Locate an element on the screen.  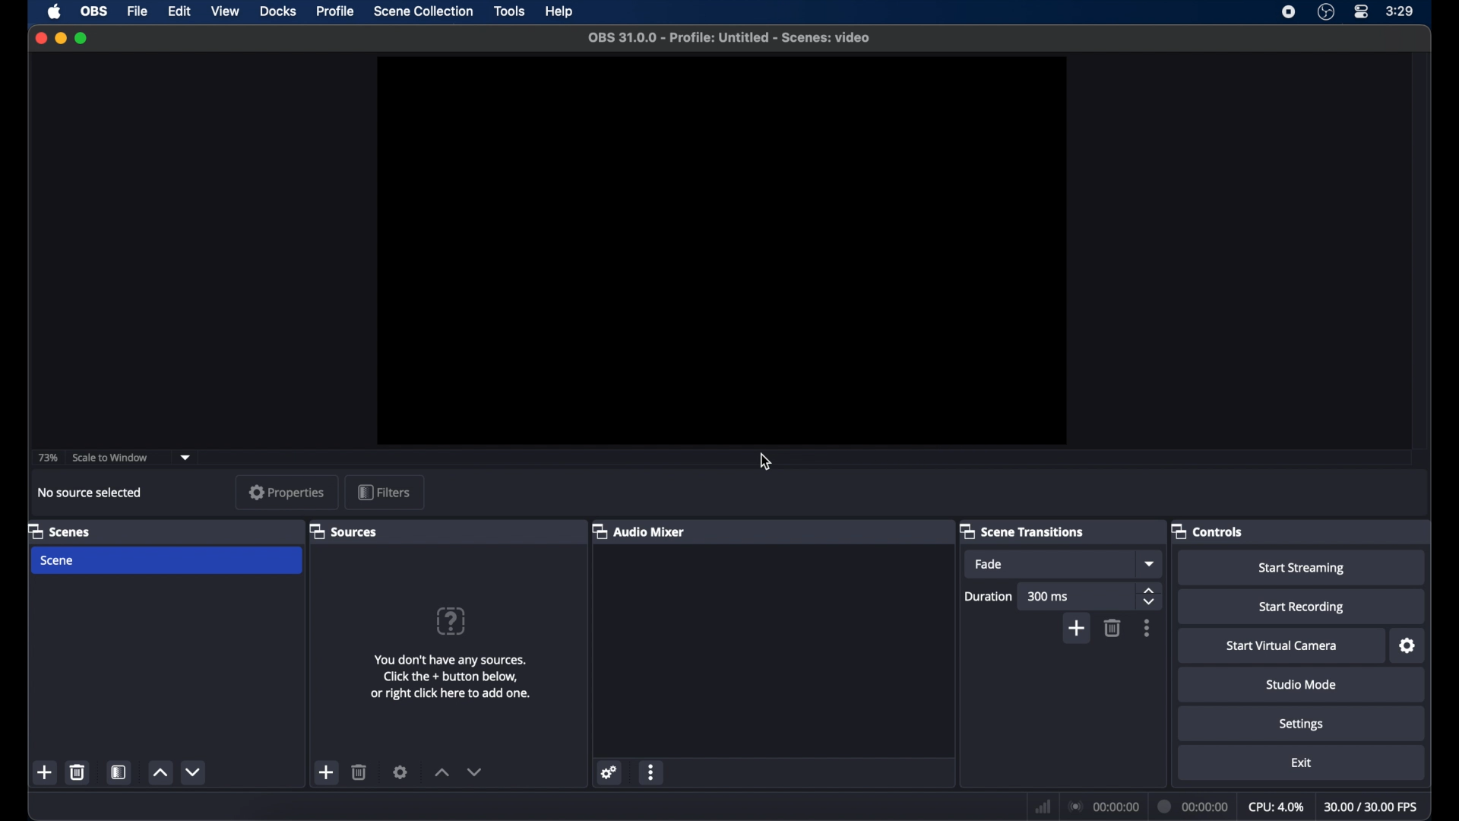
cpu is located at coordinates (1277, 806).